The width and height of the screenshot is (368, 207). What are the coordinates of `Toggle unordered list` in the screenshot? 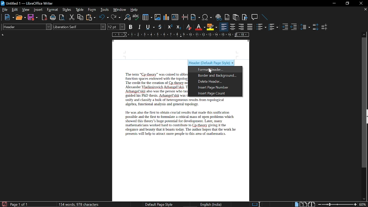 It's located at (273, 27).